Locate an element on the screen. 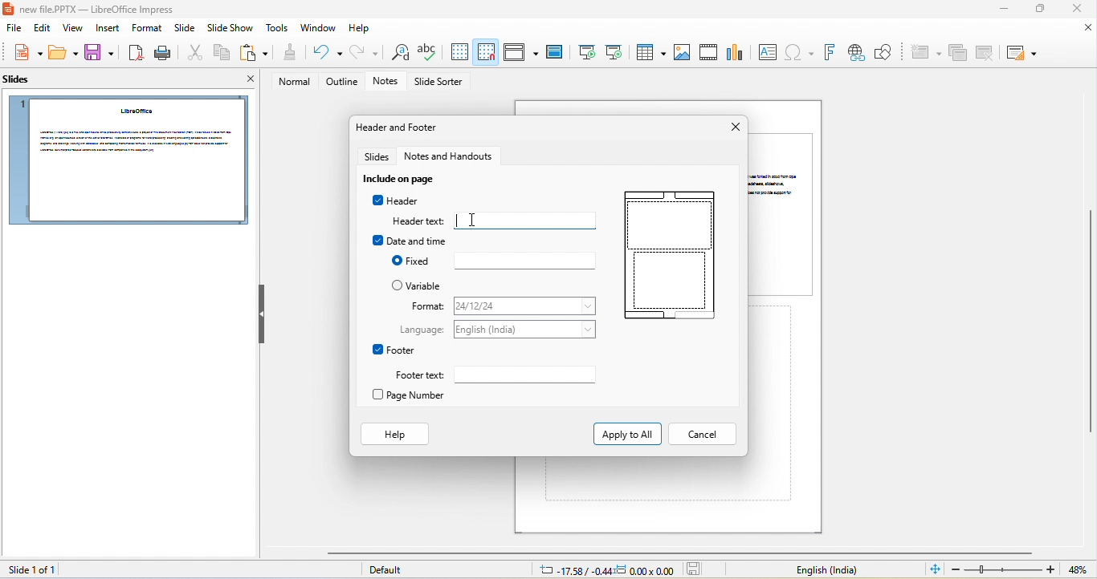 Image resolution: width=1097 pixels, height=579 pixels. text language is located at coordinates (826, 570).